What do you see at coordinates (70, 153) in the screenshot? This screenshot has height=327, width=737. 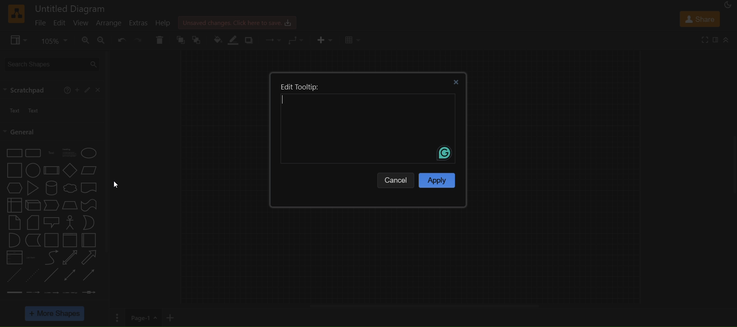 I see `heading` at bounding box center [70, 153].